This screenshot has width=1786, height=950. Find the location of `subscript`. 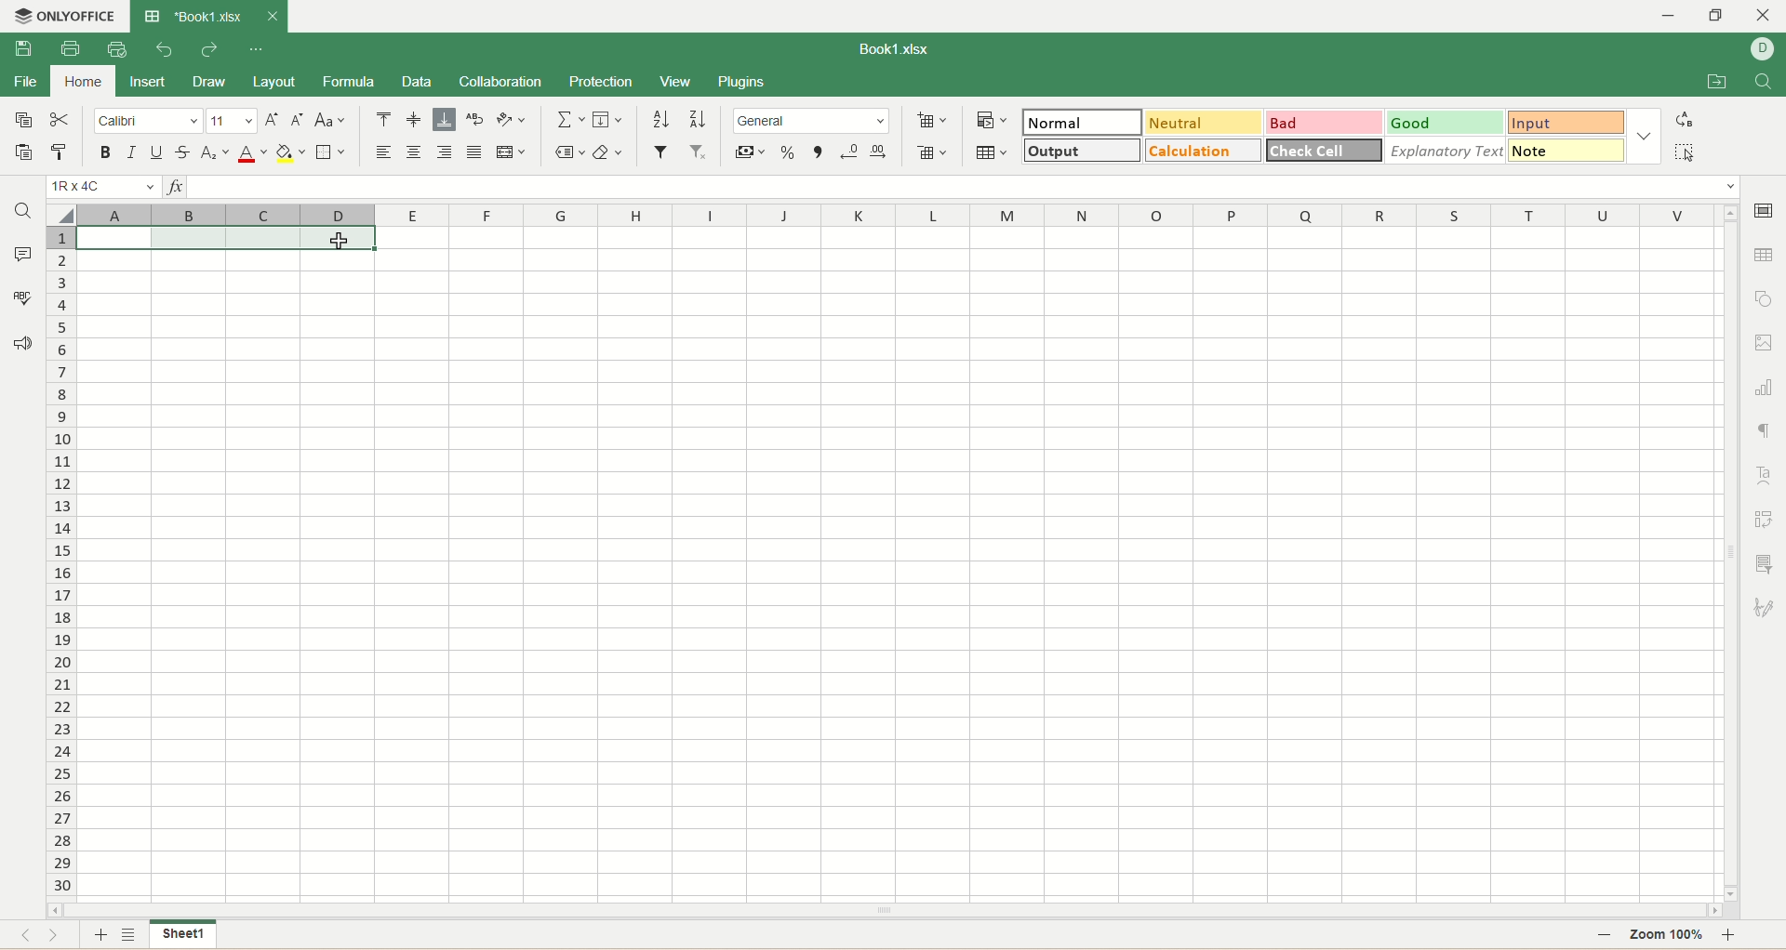

subscript is located at coordinates (216, 152).